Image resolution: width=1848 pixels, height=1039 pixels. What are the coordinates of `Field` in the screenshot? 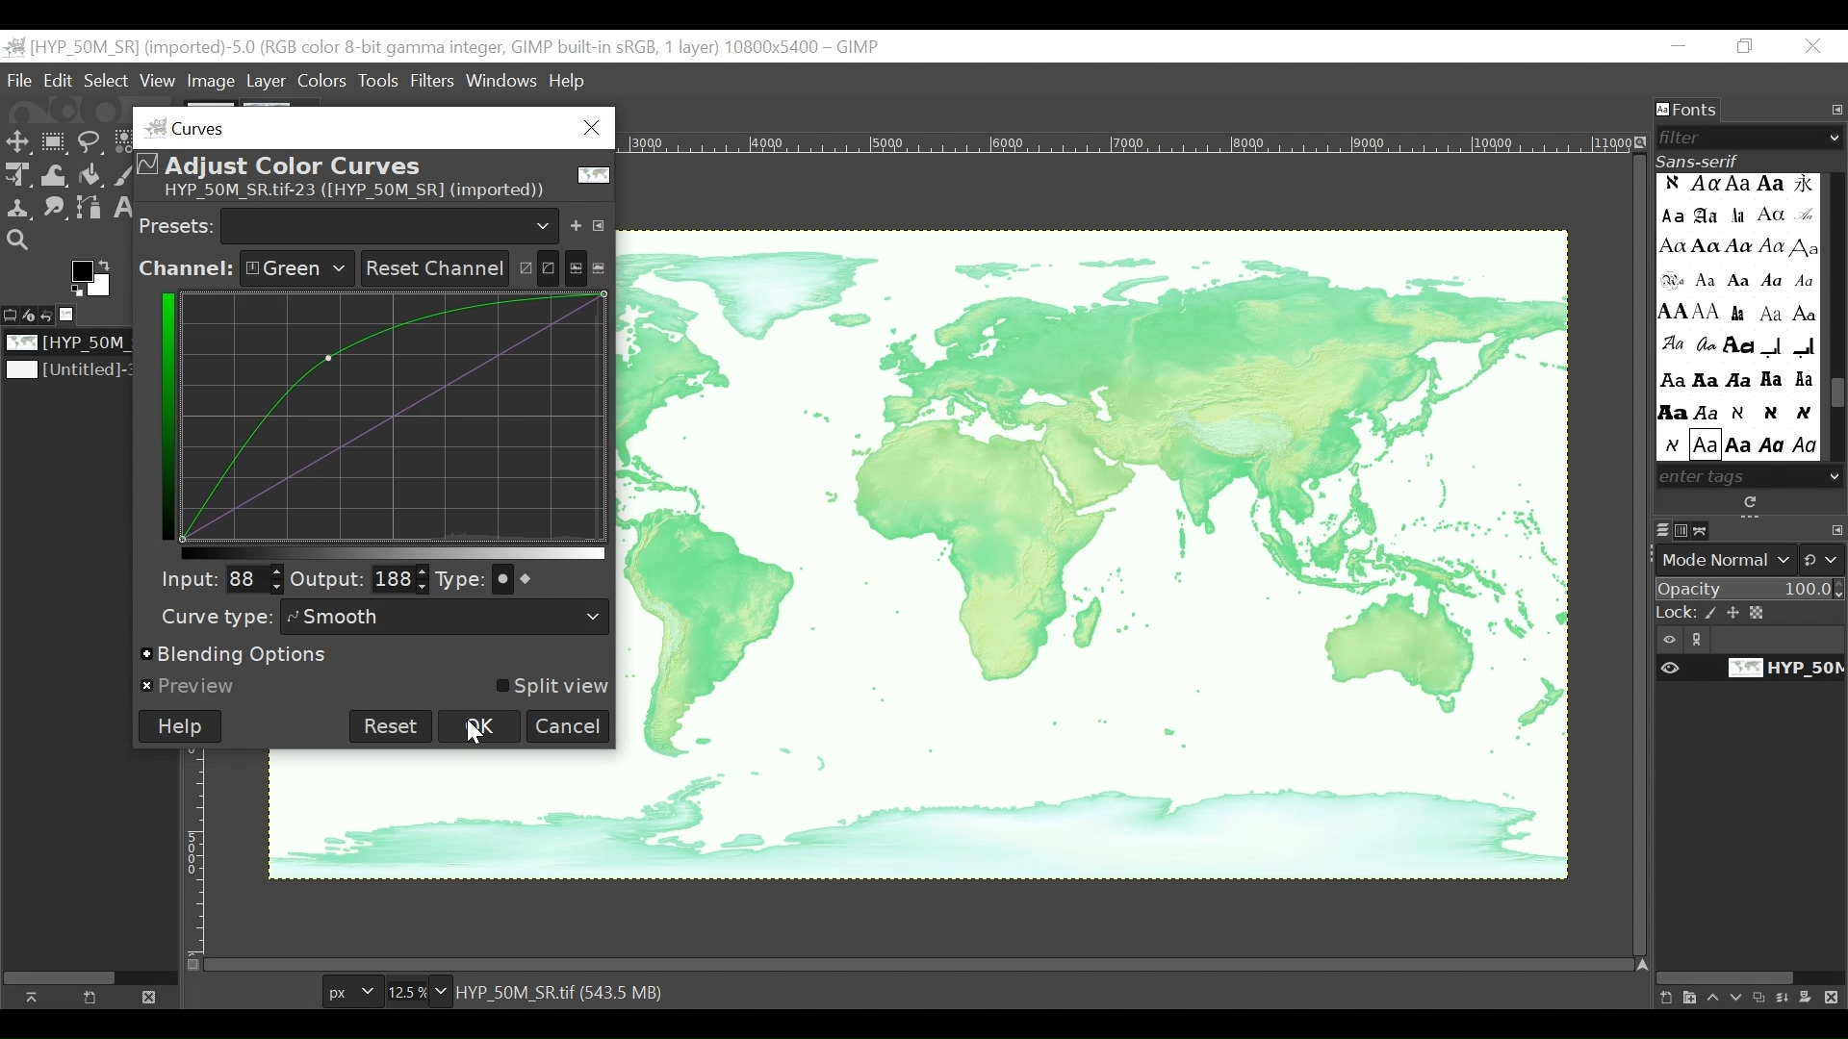 It's located at (252, 578).